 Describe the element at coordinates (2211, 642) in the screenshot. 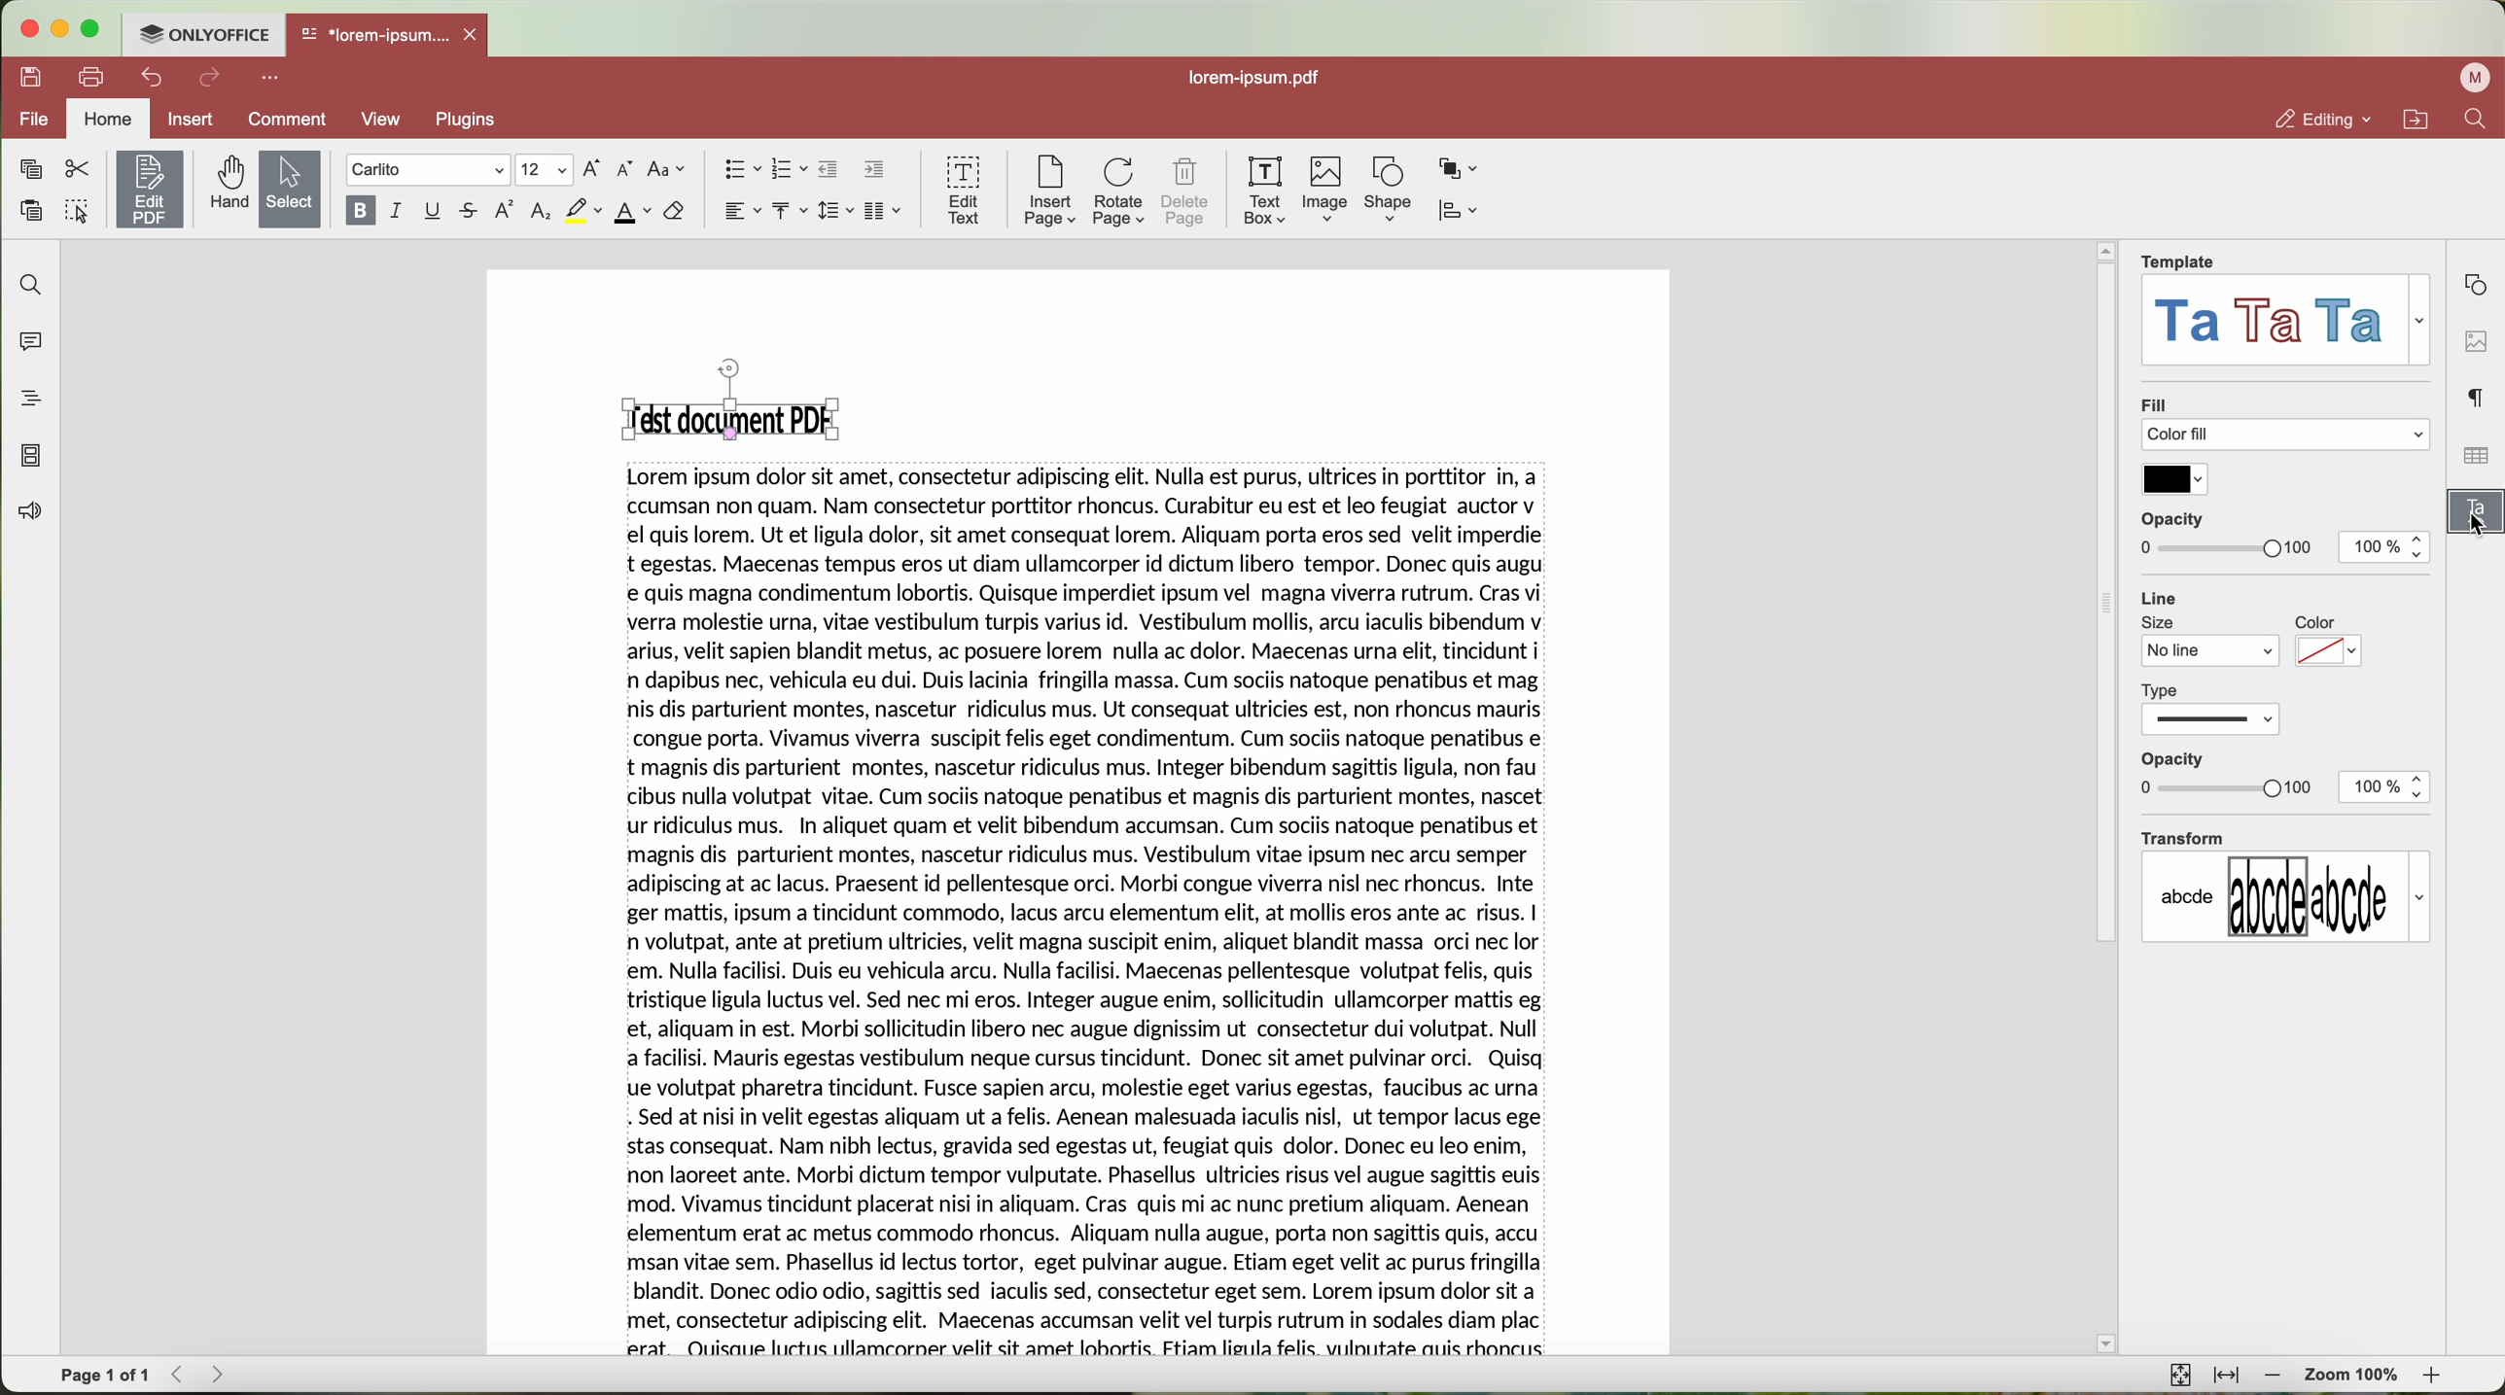

I see `size` at that location.